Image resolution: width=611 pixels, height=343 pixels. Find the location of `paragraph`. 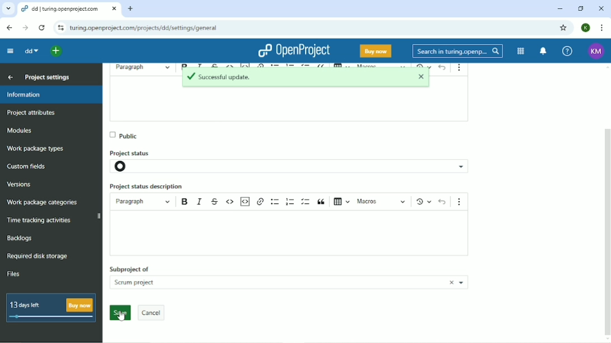

paragraph is located at coordinates (143, 201).